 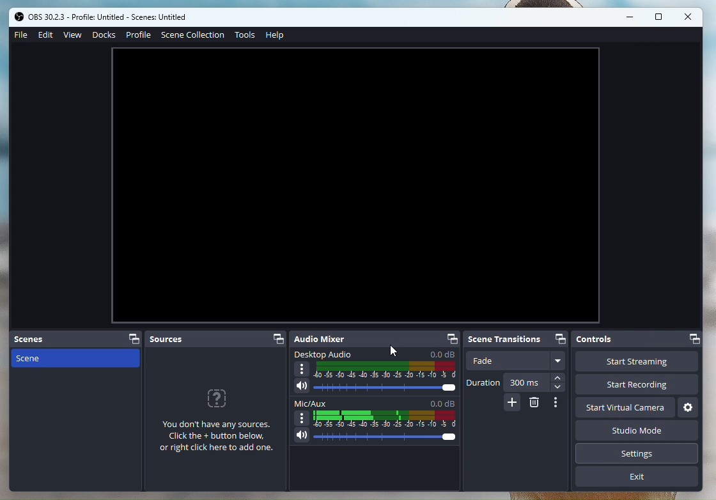 What do you see at coordinates (630, 17) in the screenshot?
I see `Minimize` at bounding box center [630, 17].